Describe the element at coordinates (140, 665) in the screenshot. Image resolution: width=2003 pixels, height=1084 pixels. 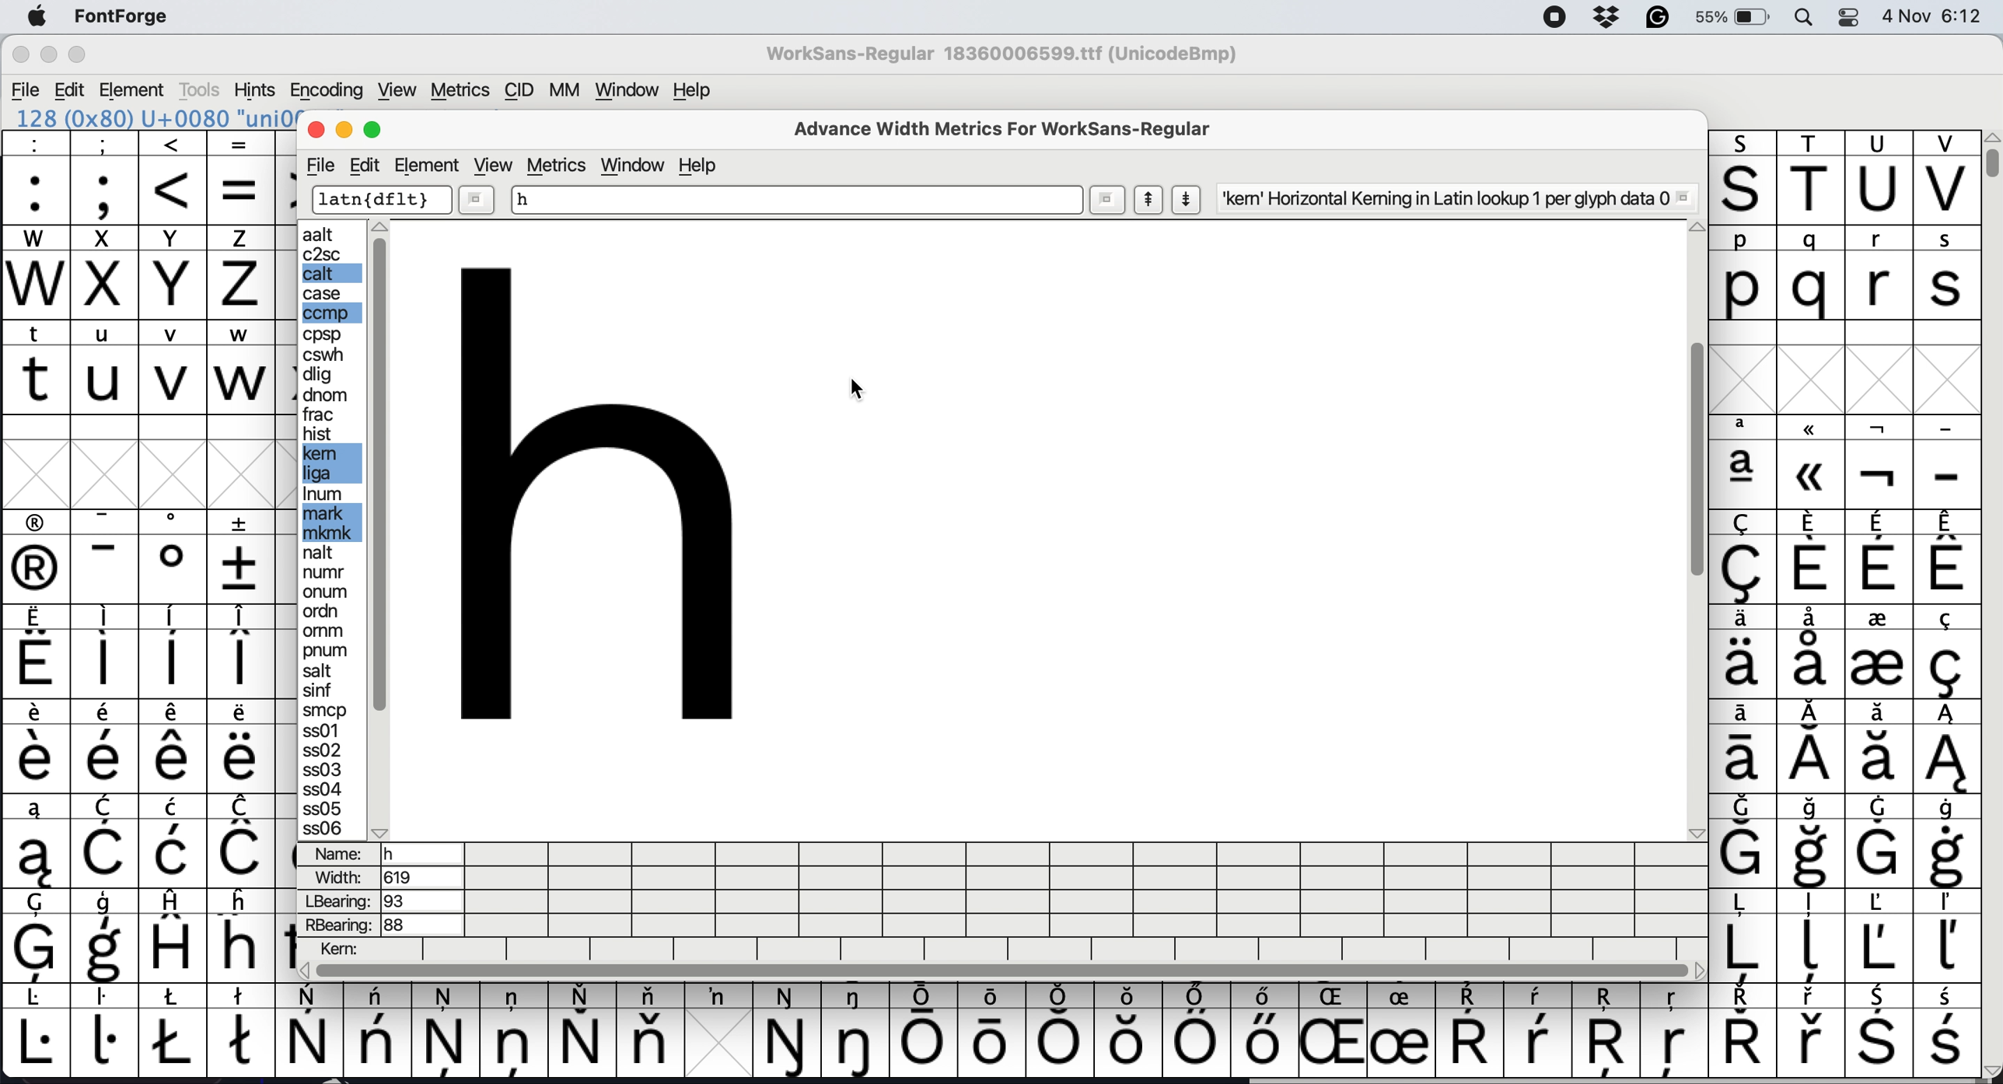
I see `special characters` at that location.